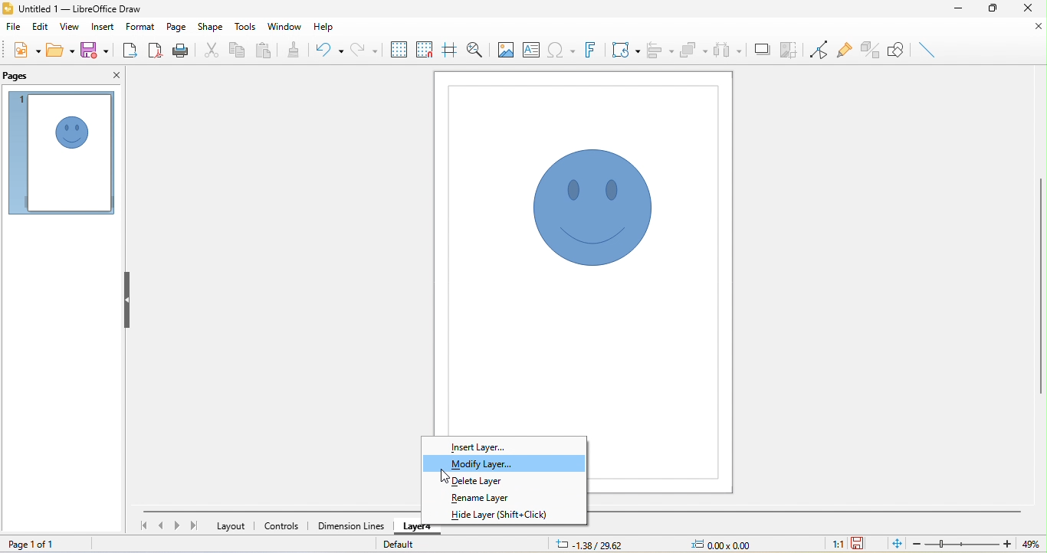 The width and height of the screenshot is (1047, 553). I want to click on copy, so click(236, 51).